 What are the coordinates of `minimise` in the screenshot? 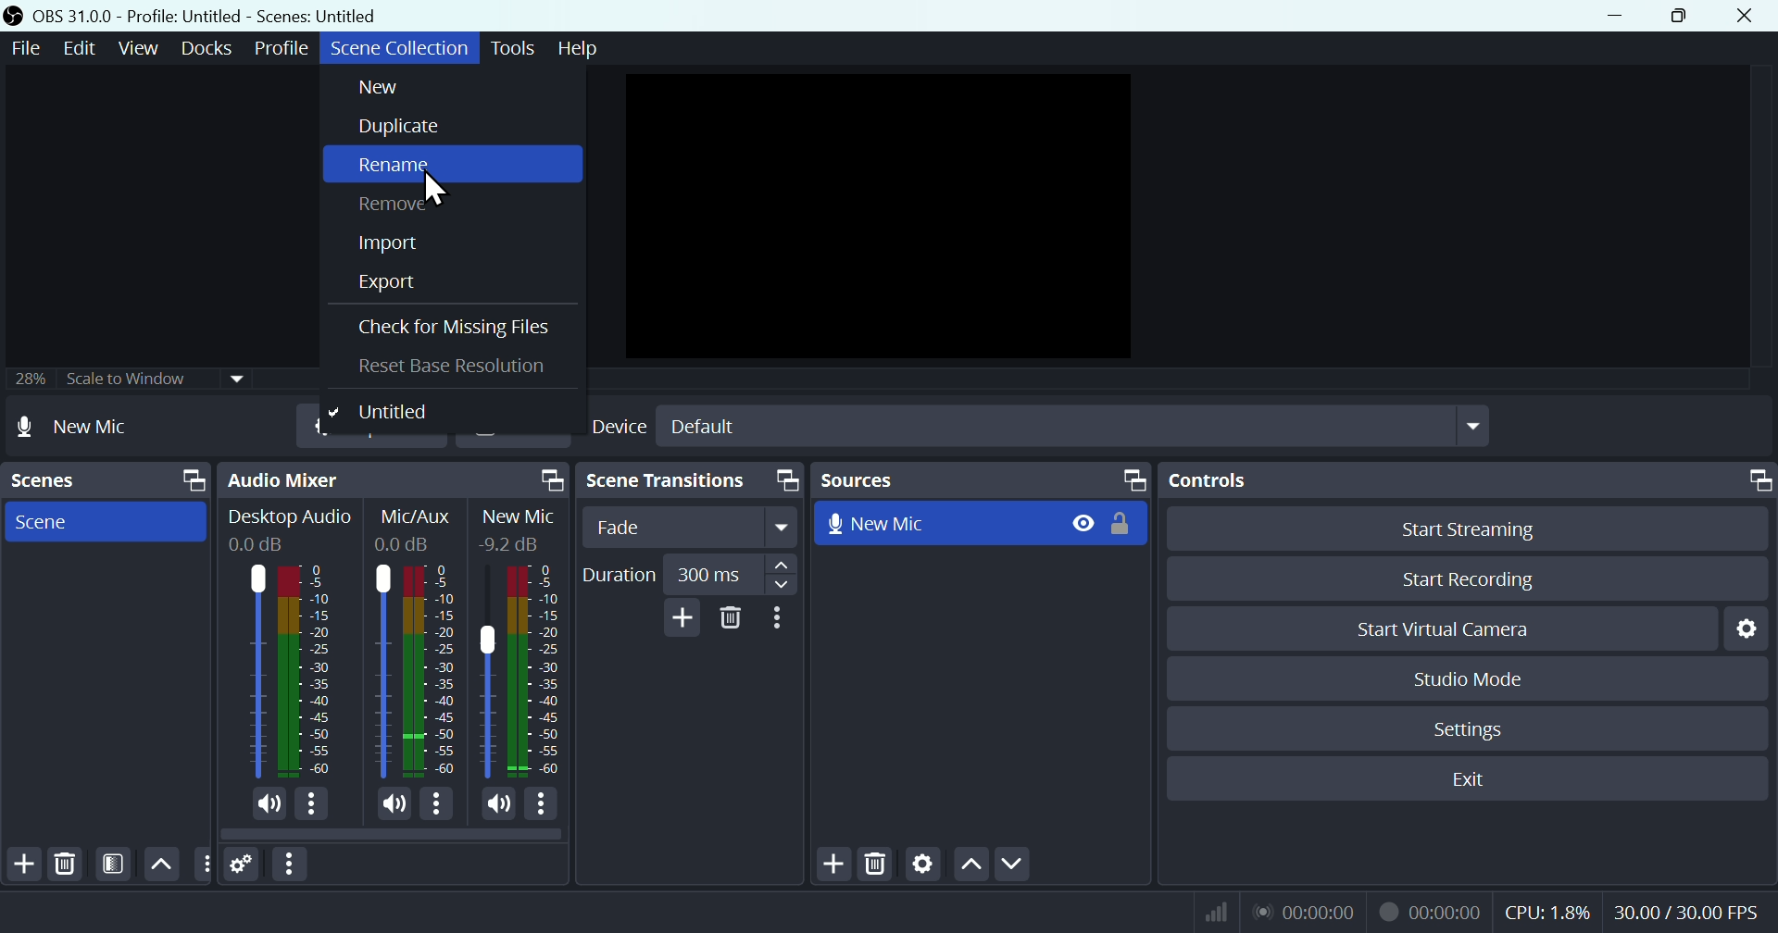 It's located at (1627, 17).